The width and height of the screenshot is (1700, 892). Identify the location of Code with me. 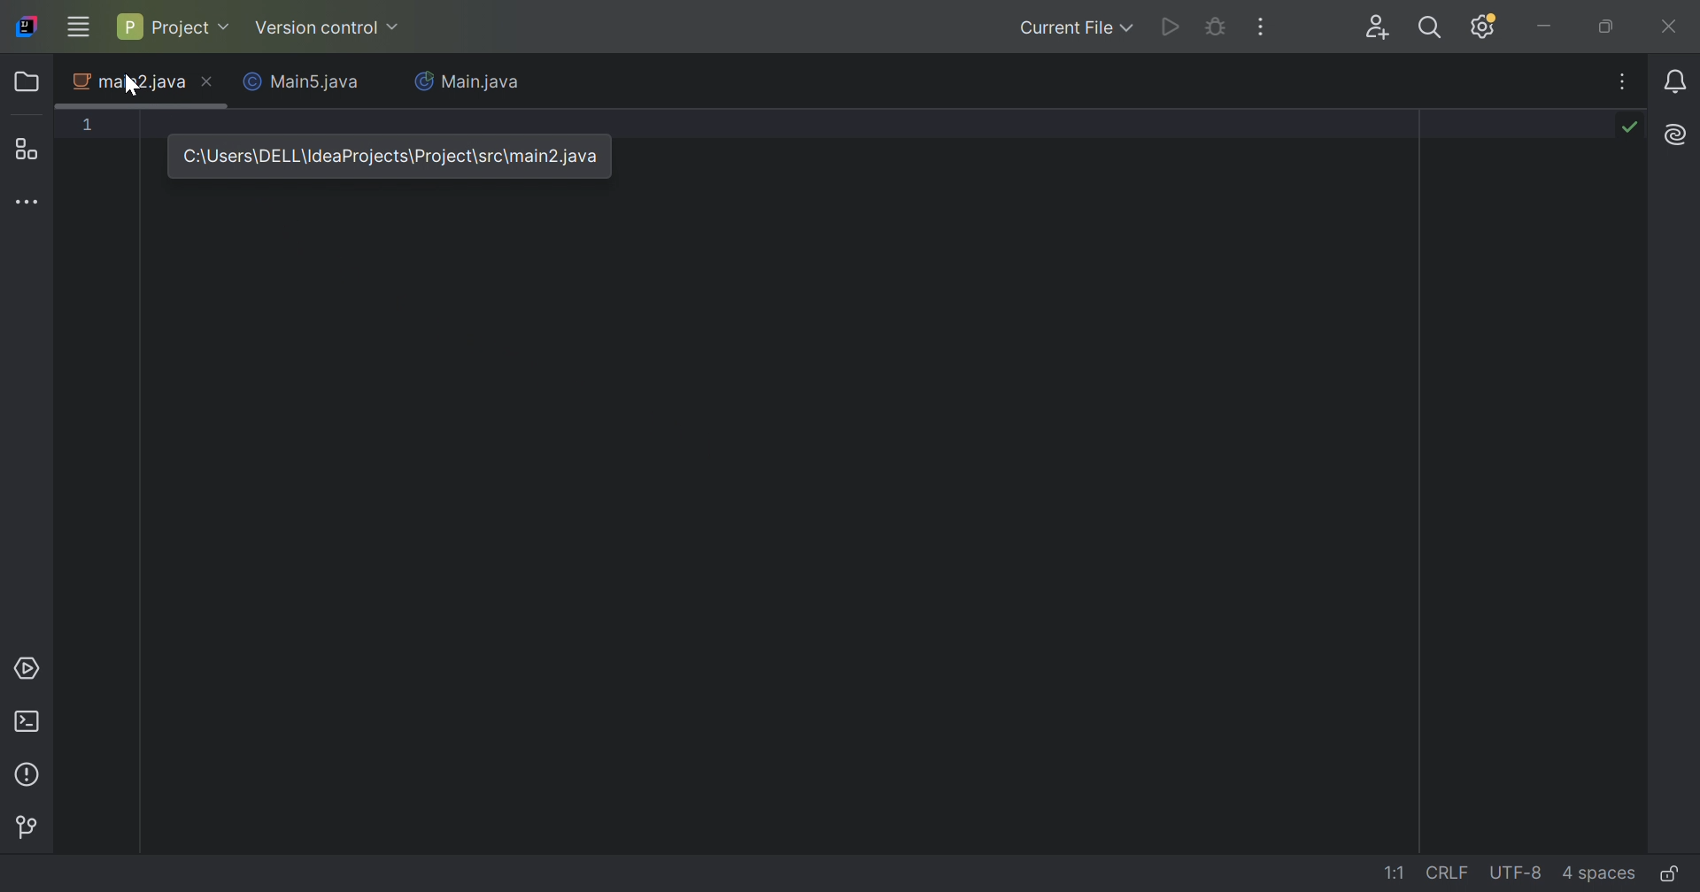
(1380, 29).